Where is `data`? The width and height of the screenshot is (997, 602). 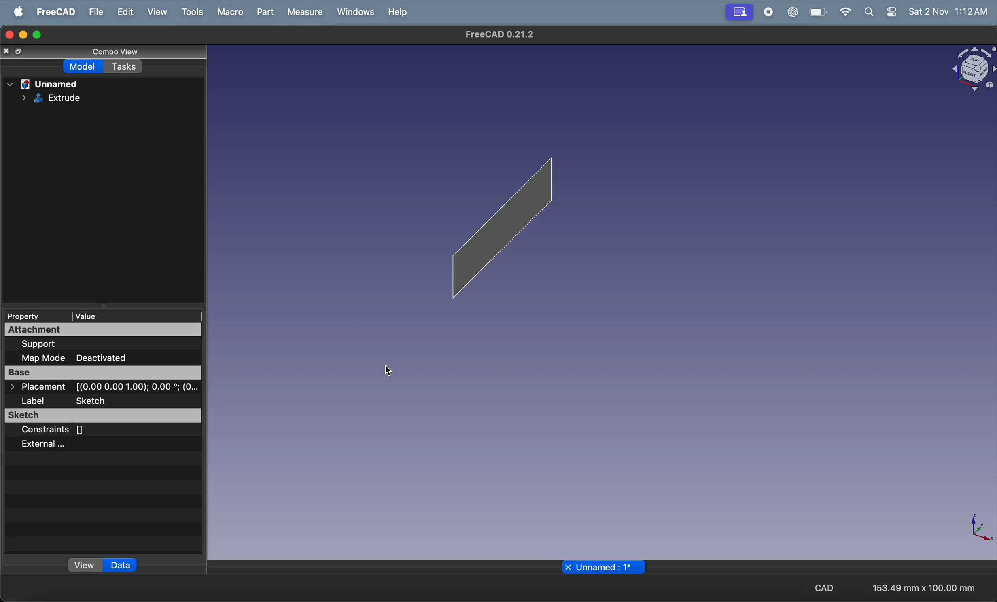
data is located at coordinates (119, 565).